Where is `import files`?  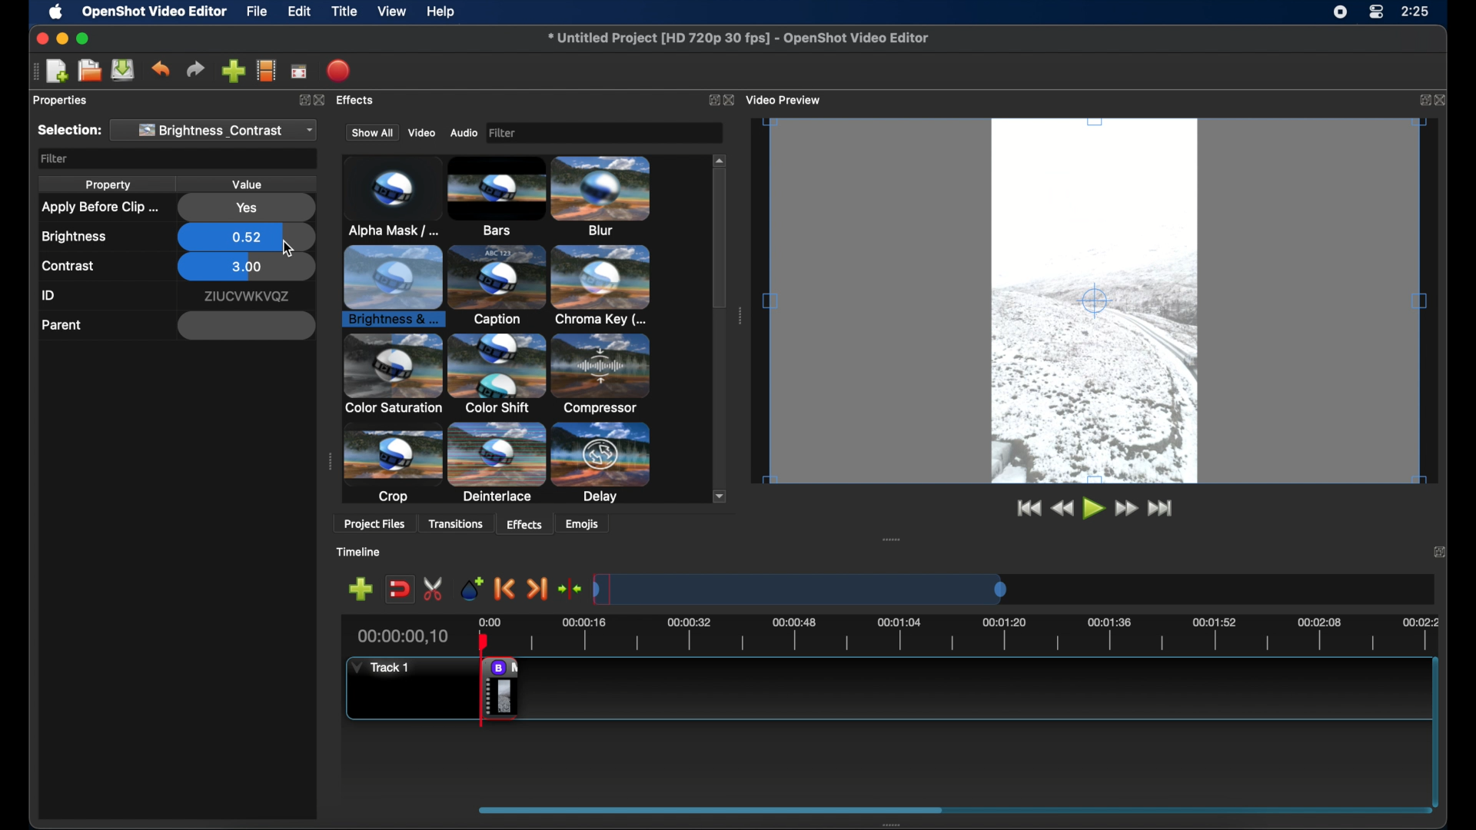
import files is located at coordinates (232, 71).